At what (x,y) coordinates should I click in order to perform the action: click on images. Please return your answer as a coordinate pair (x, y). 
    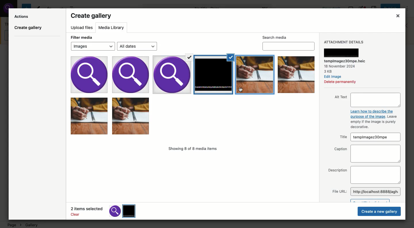
    Looking at the image, I should click on (109, 74).